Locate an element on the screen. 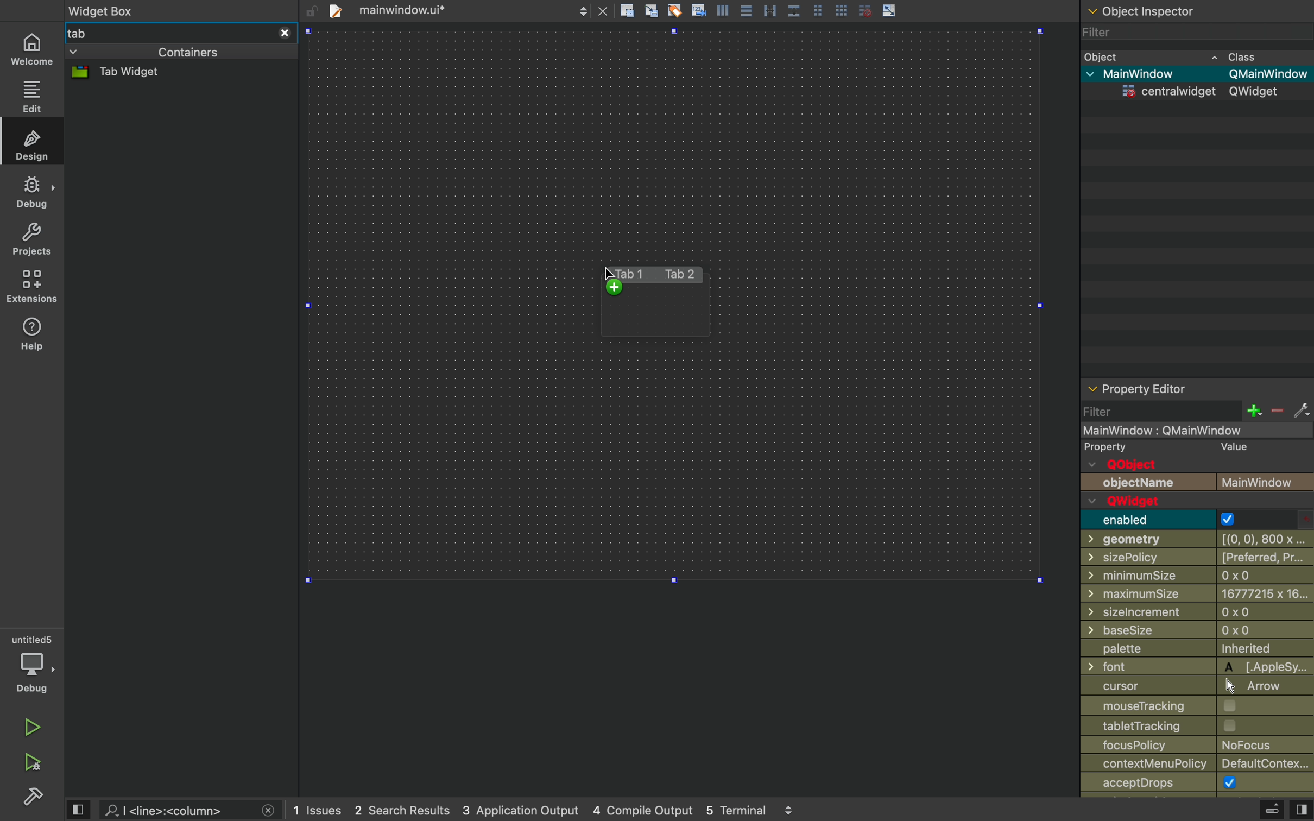 This screenshot has width=1314, height=821. main window is located at coordinates (1193, 75).